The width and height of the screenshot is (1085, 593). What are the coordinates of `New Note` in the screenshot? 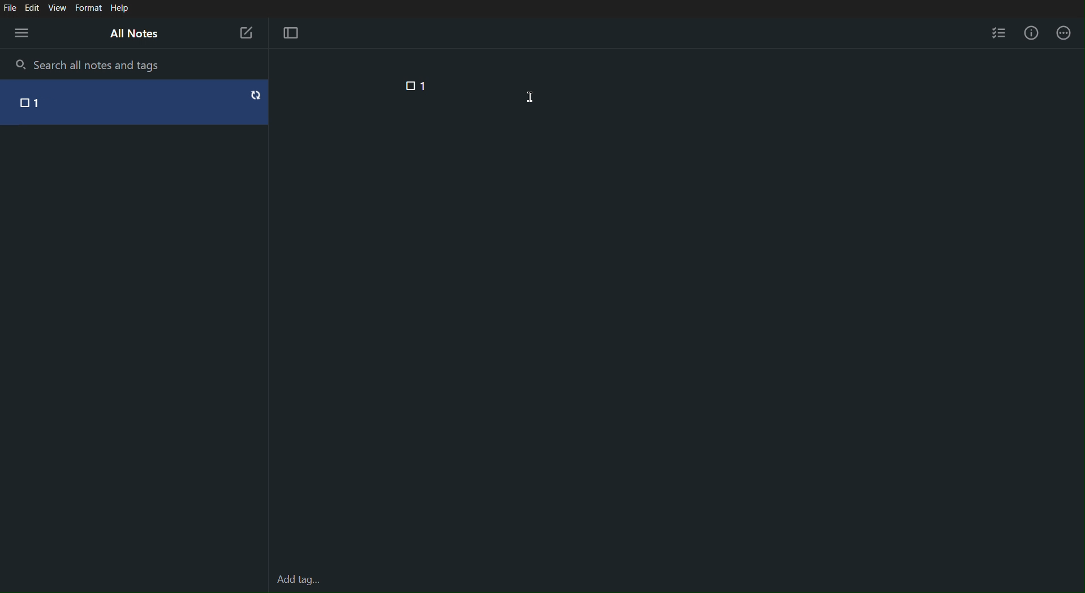 It's located at (246, 33).